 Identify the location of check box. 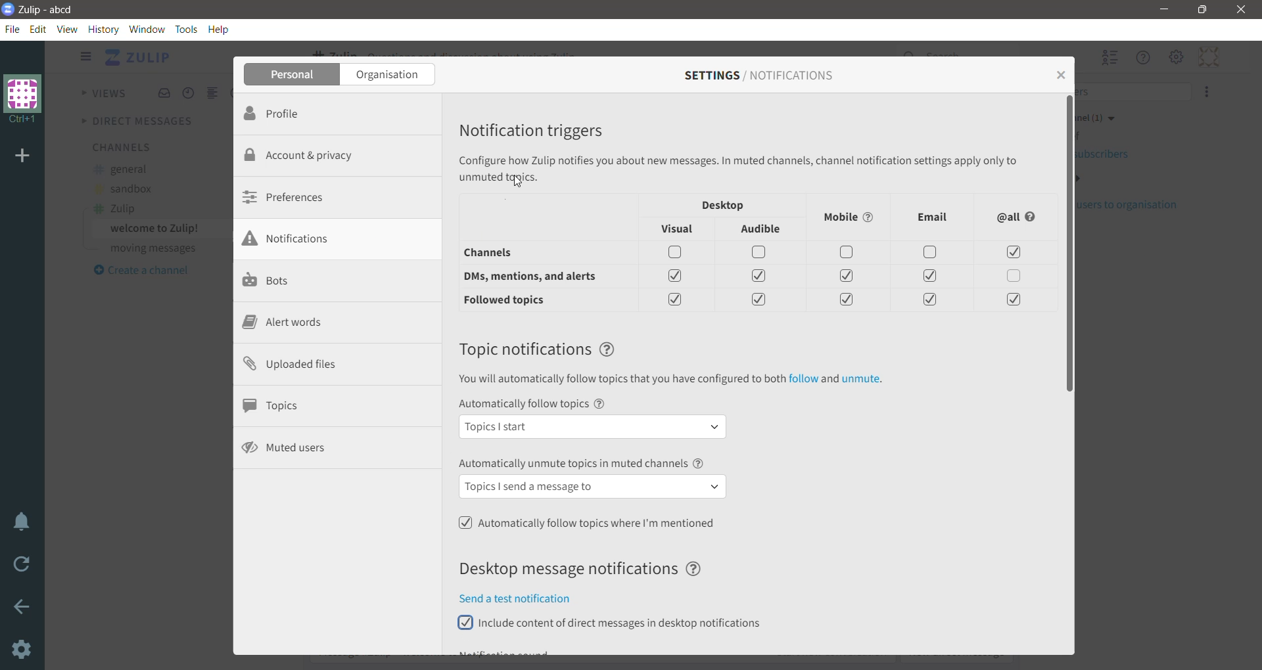
(678, 274).